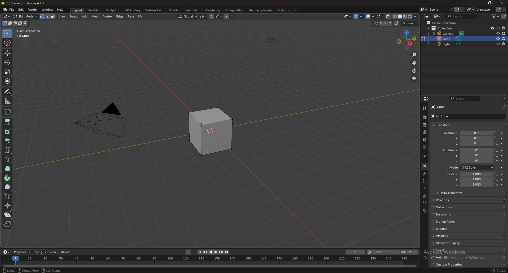 The width and height of the screenshot is (508, 273). What do you see at coordinates (489, 3) in the screenshot?
I see `resize` at bounding box center [489, 3].